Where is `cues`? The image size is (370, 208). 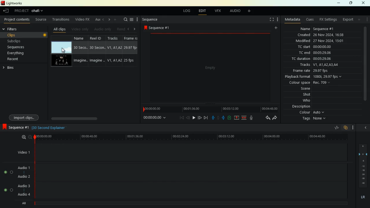 cues is located at coordinates (309, 20).